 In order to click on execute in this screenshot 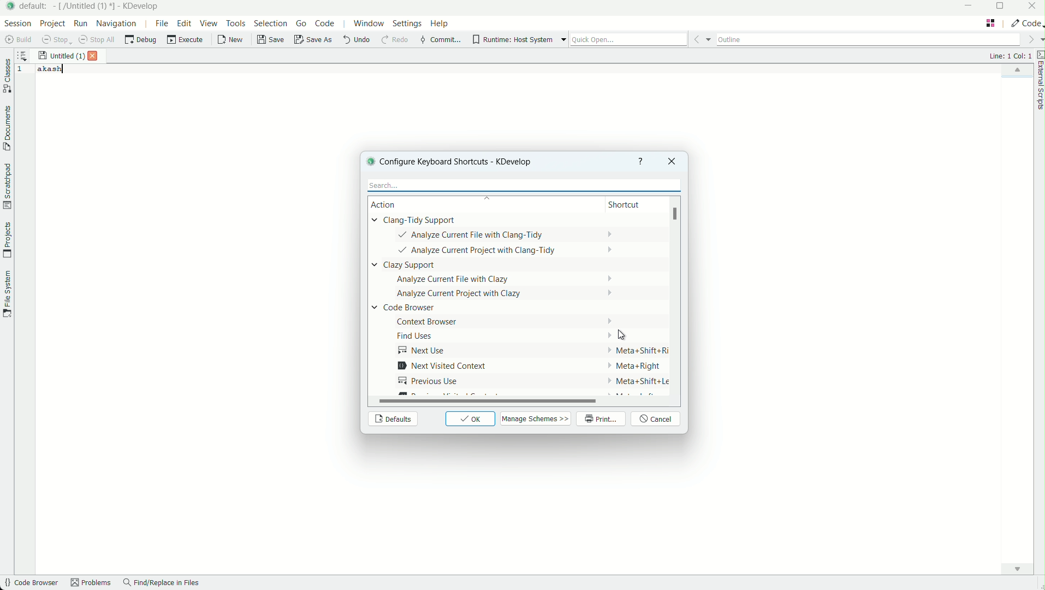, I will do `click(186, 40)`.